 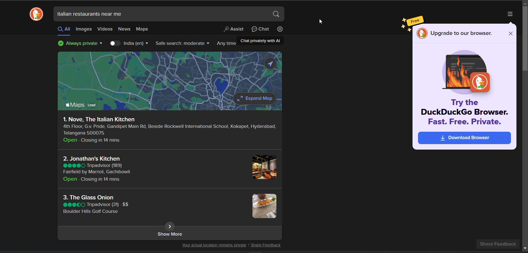 I want to click on Restaurant rating, so click(x=74, y=205).